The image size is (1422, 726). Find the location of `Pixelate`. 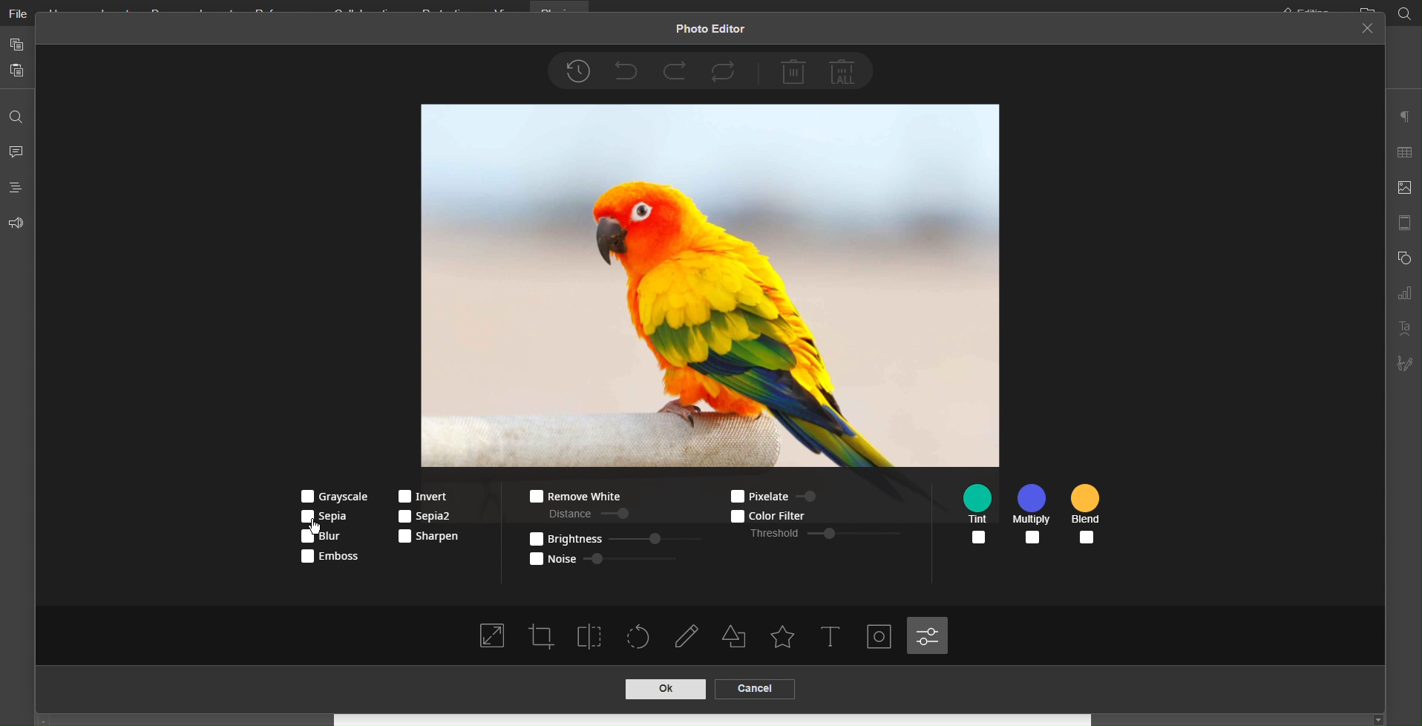

Pixelate is located at coordinates (787, 494).